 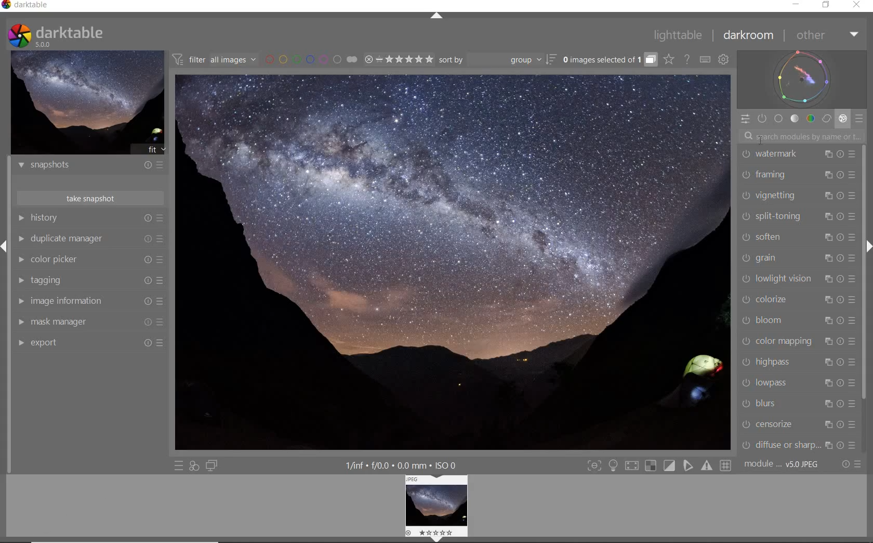 I want to click on CLICK TO CHANGE THE OVERLAYS SHOWN ON THUMBNAILS, so click(x=669, y=60).